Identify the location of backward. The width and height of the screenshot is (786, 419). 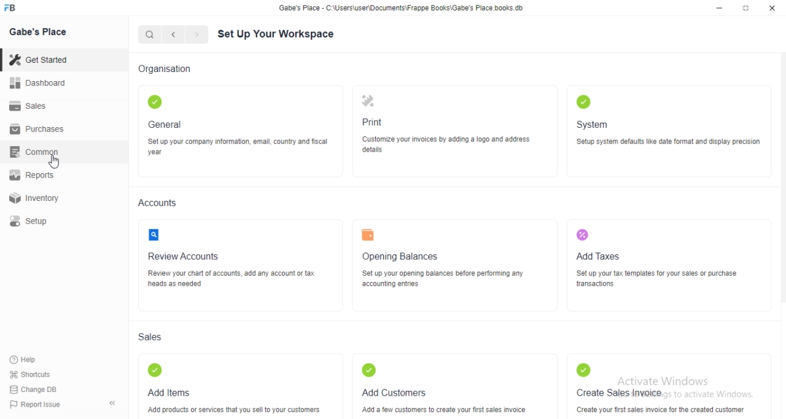
(173, 34).